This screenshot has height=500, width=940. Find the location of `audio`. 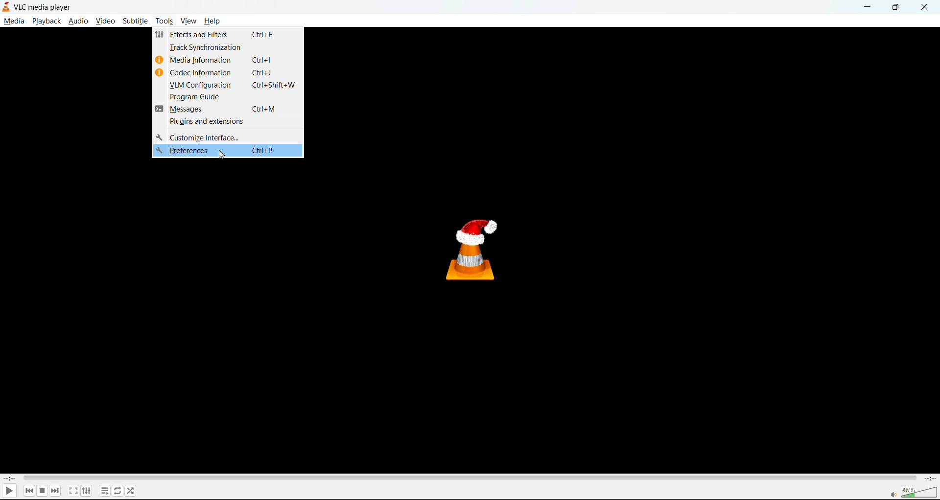

audio is located at coordinates (78, 20).